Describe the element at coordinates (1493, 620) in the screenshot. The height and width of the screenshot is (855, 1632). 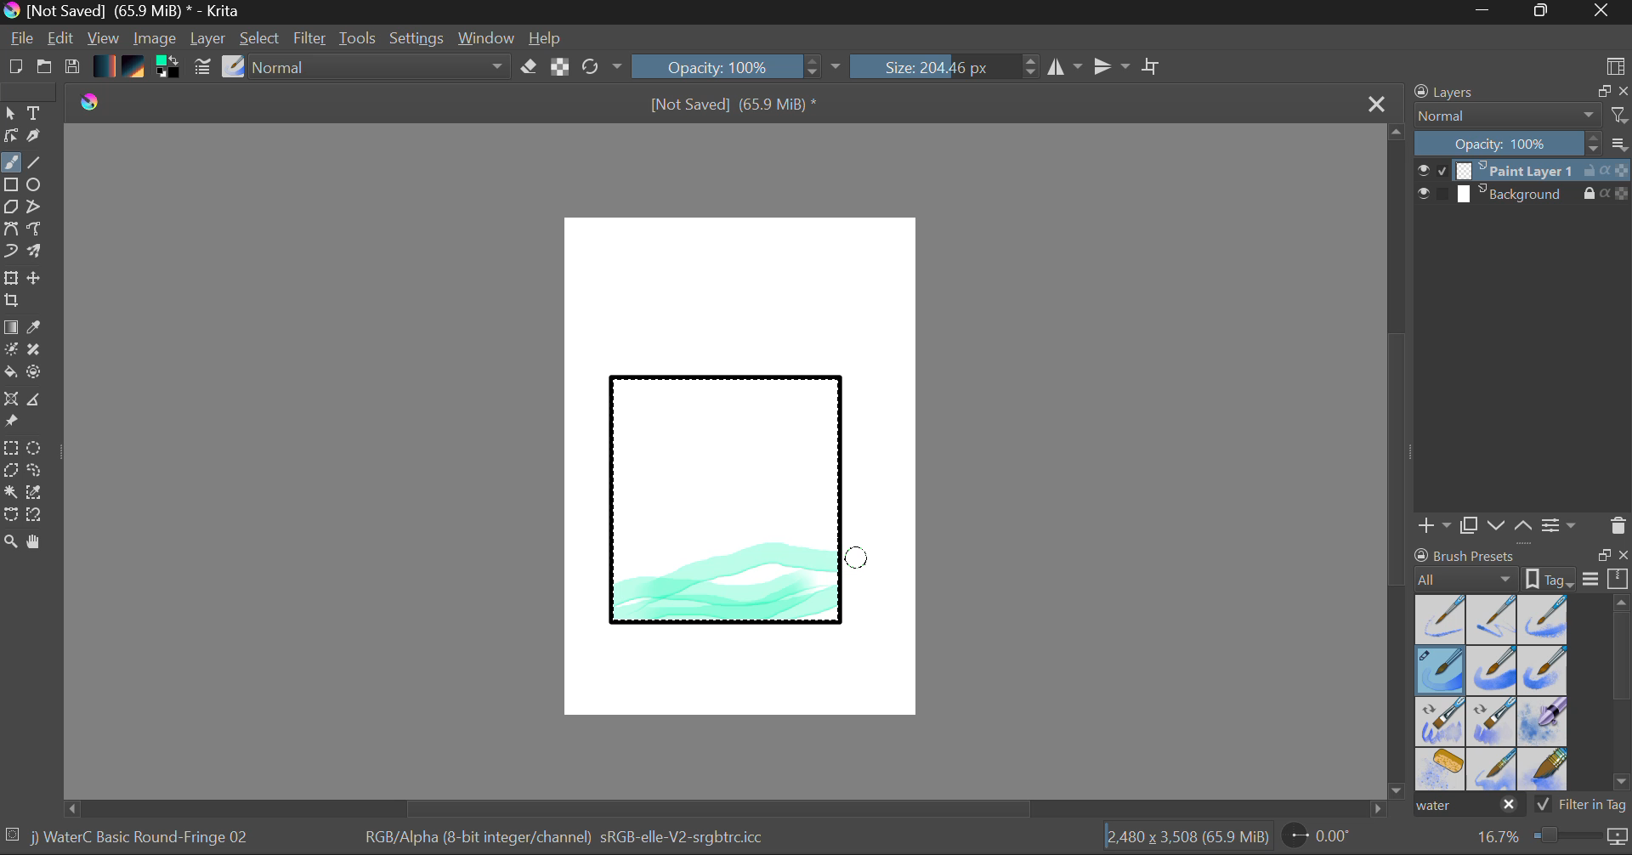
I see `Water C - Wet` at that location.